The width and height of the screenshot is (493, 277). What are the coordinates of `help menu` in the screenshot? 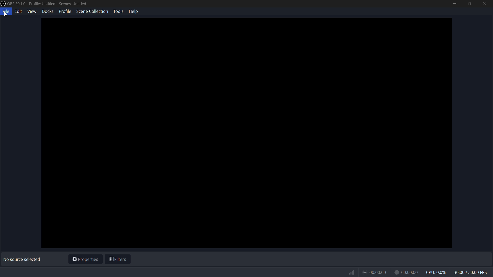 It's located at (134, 11).